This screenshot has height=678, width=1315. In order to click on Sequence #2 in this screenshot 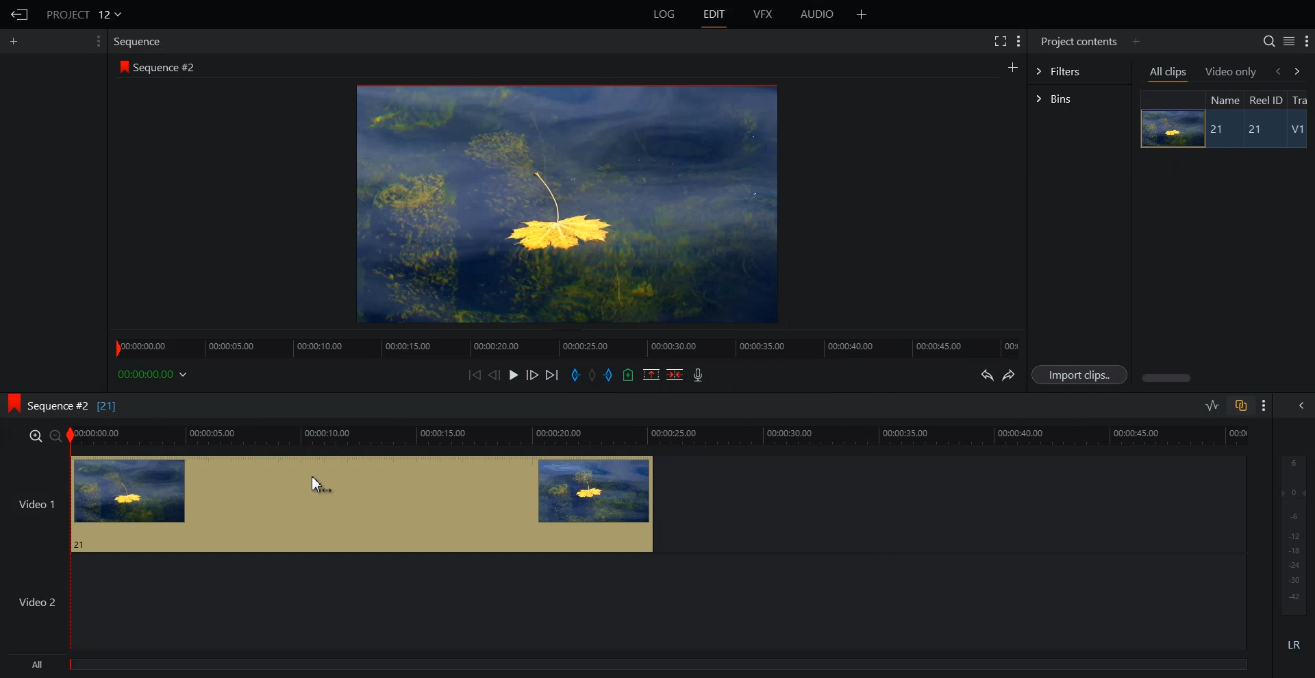, I will do `click(168, 68)`.